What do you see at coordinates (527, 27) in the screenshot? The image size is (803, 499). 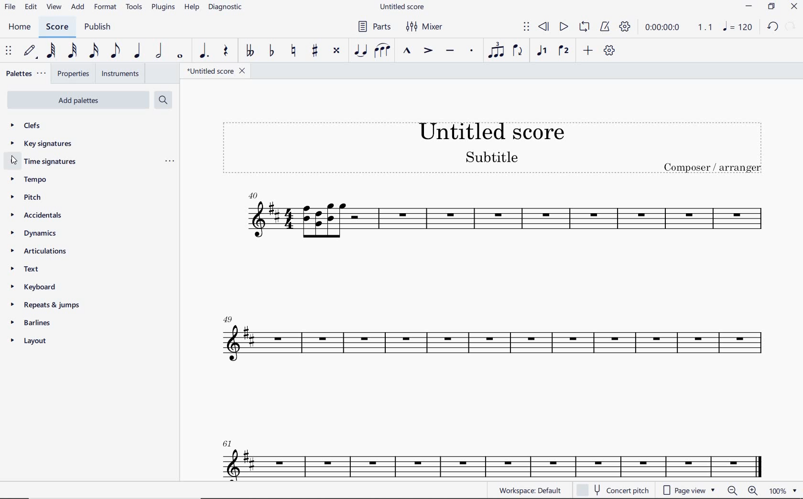 I see `SELECT TO MOVE` at bounding box center [527, 27].